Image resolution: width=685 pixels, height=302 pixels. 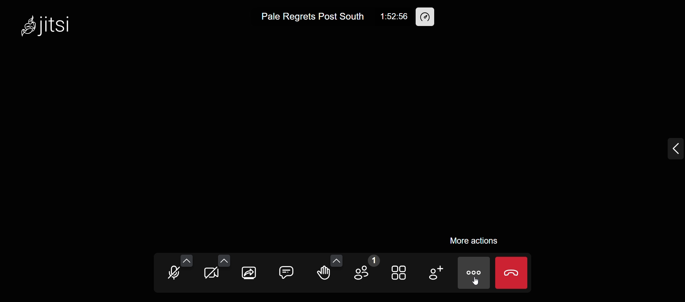 I want to click on 1:52:56, so click(x=393, y=15).